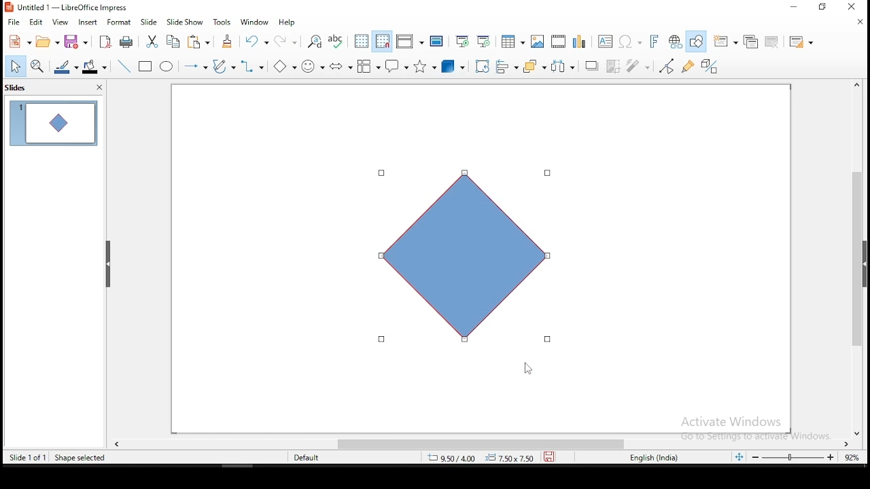  What do you see at coordinates (35, 22) in the screenshot?
I see `edit` at bounding box center [35, 22].